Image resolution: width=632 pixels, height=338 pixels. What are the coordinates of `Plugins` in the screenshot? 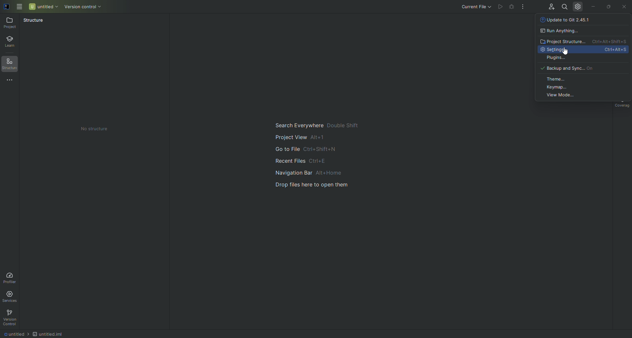 It's located at (582, 59).